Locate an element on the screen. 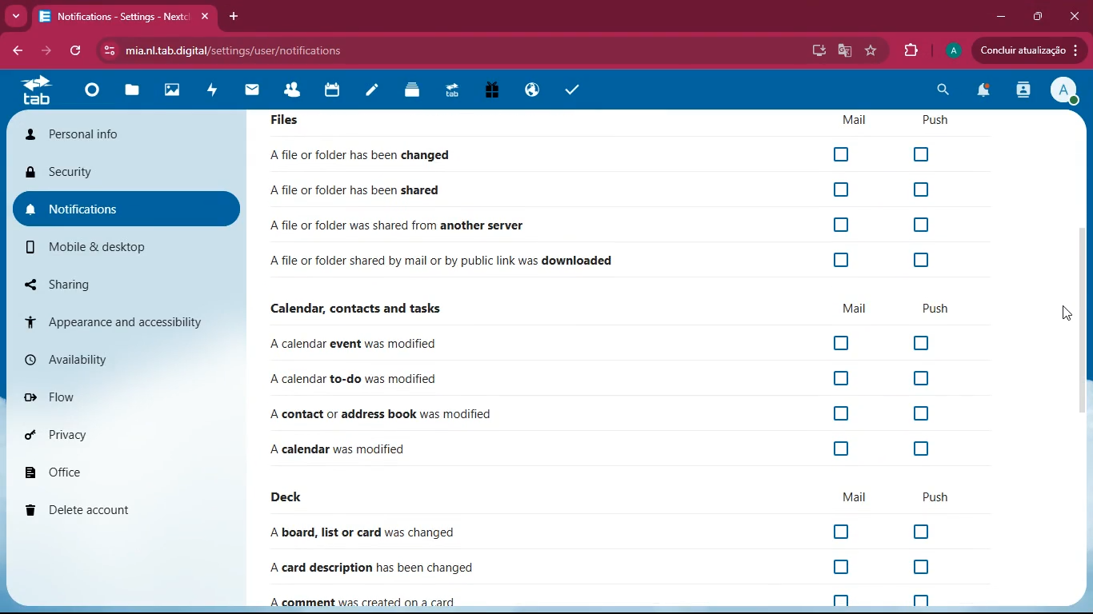  activity is located at coordinates (1025, 91).